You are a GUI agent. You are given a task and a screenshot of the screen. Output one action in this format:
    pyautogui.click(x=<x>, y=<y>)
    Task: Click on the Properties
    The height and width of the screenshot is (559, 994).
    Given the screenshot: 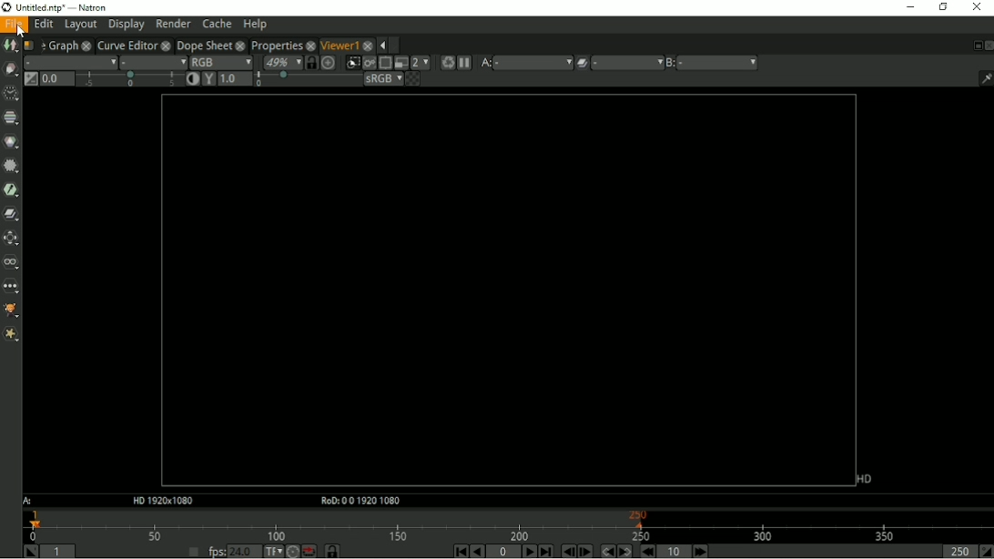 What is the action you would take?
    pyautogui.click(x=275, y=44)
    